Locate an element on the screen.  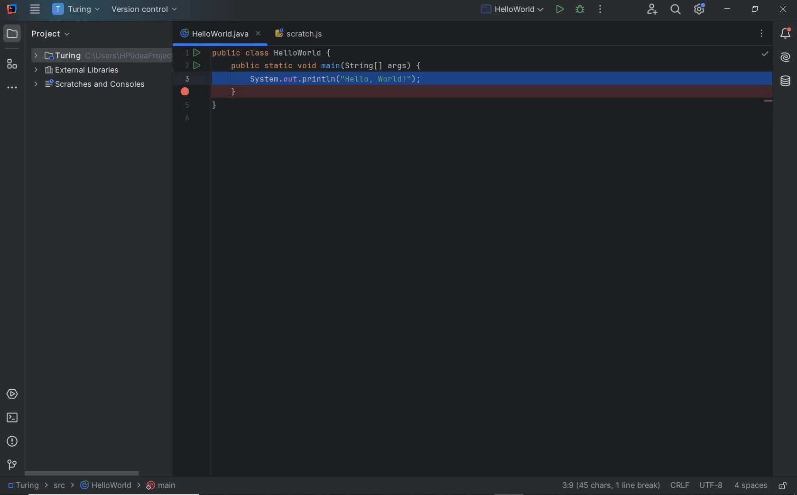
project is located at coordinates (43, 34).